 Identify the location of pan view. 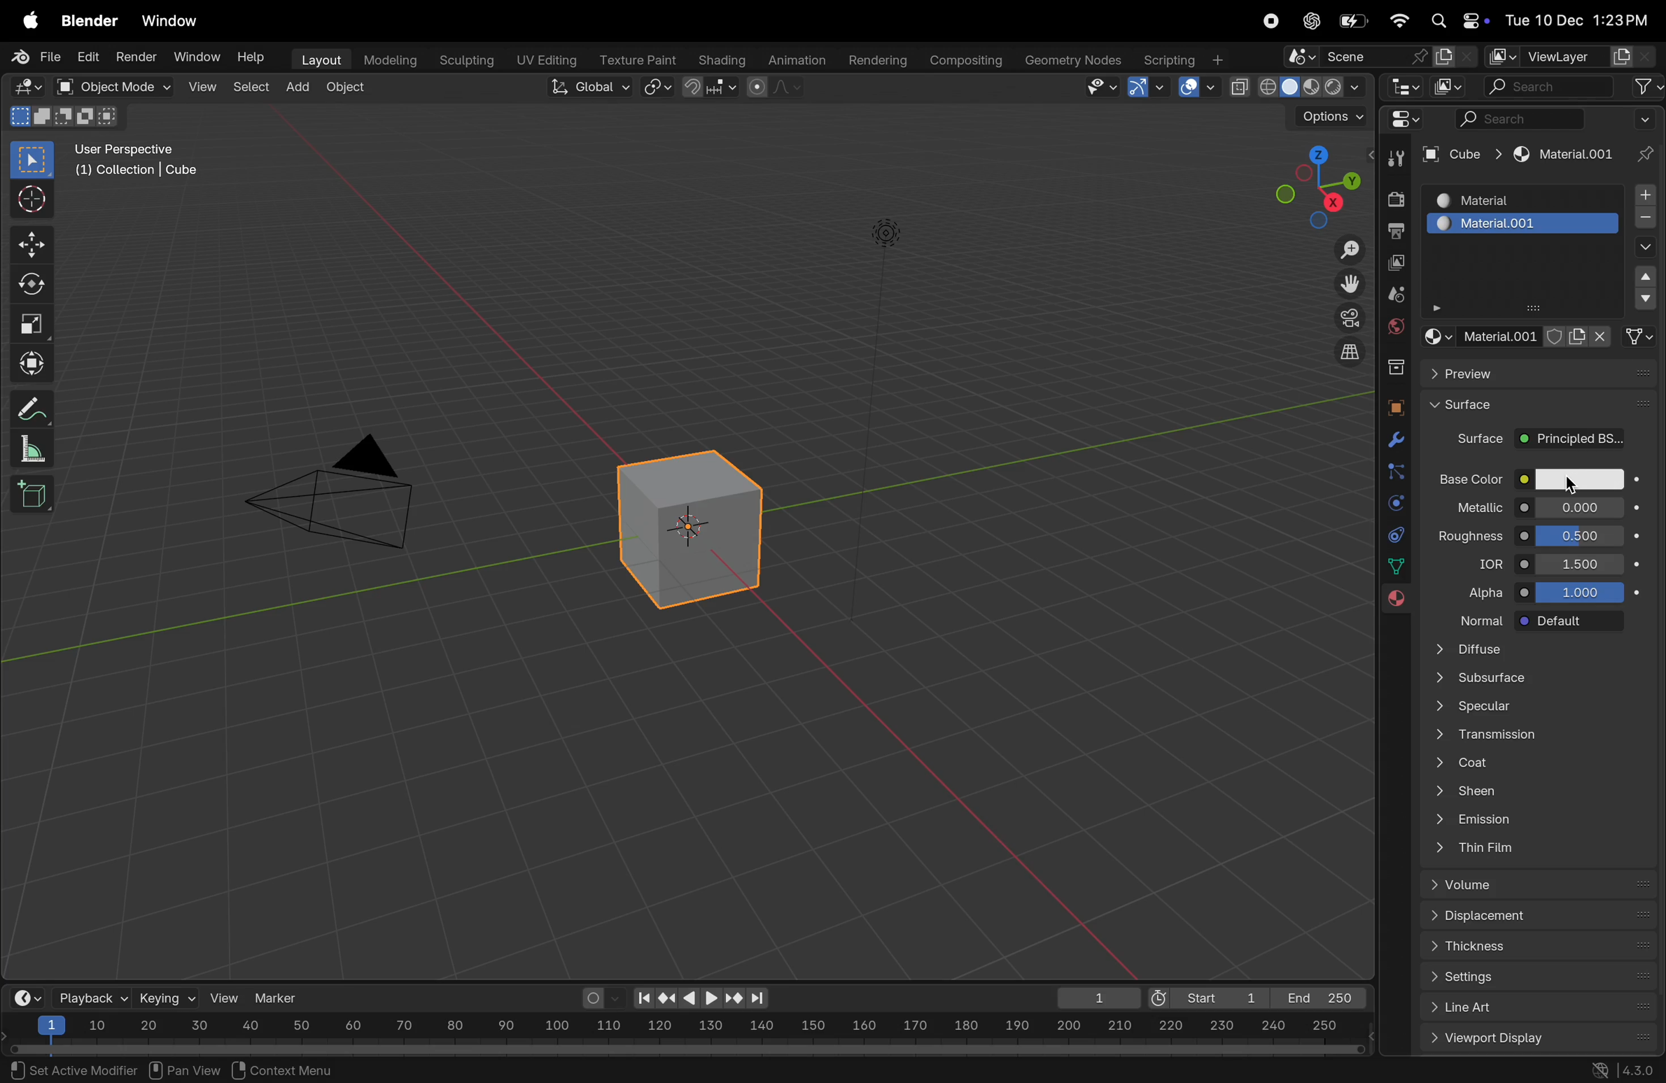
(184, 1068).